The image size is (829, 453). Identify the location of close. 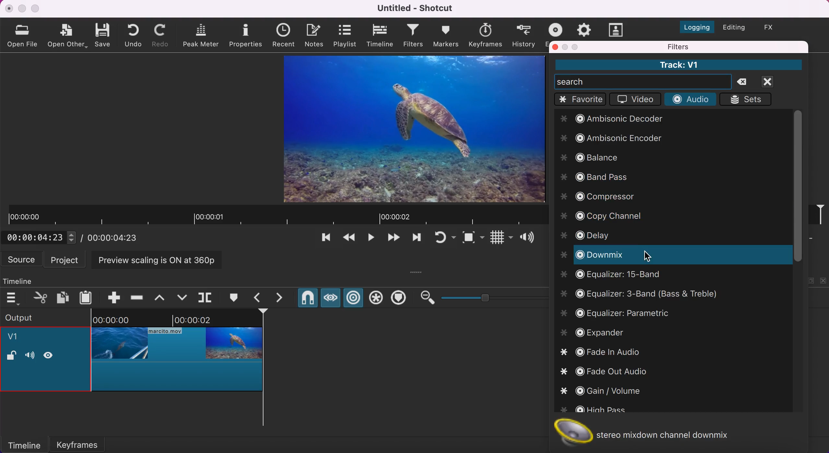
(9, 8).